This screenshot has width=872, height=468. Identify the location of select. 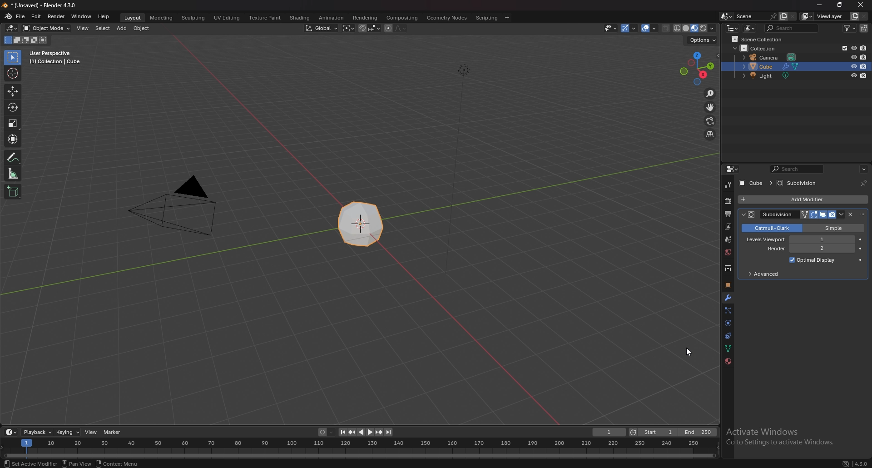
(103, 28).